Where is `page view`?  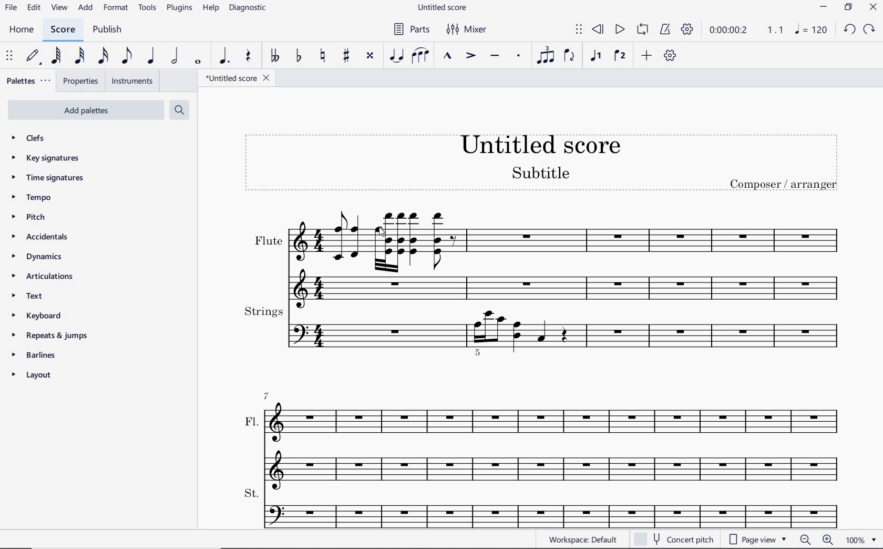 page view is located at coordinates (756, 538).